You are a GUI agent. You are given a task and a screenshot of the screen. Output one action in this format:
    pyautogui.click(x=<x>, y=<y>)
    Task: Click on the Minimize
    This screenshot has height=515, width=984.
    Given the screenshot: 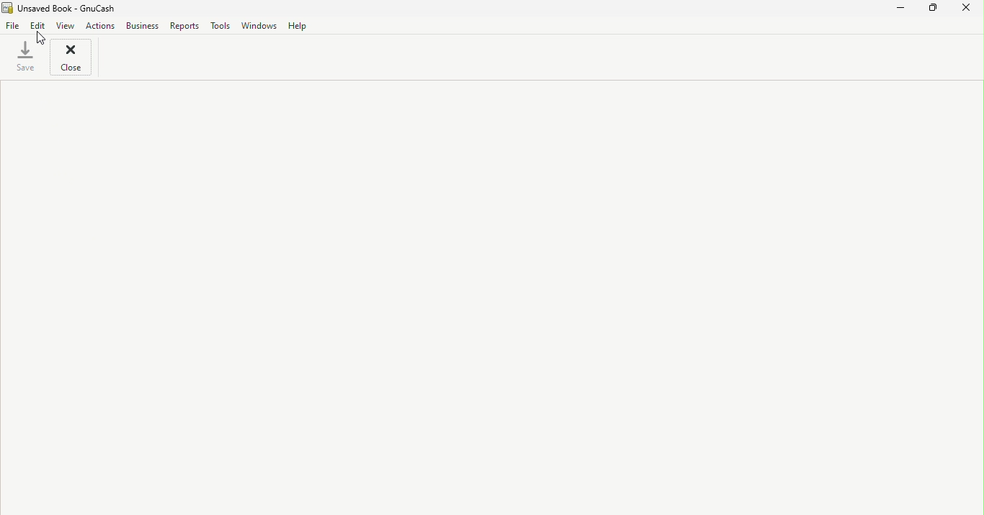 What is the action you would take?
    pyautogui.click(x=902, y=9)
    